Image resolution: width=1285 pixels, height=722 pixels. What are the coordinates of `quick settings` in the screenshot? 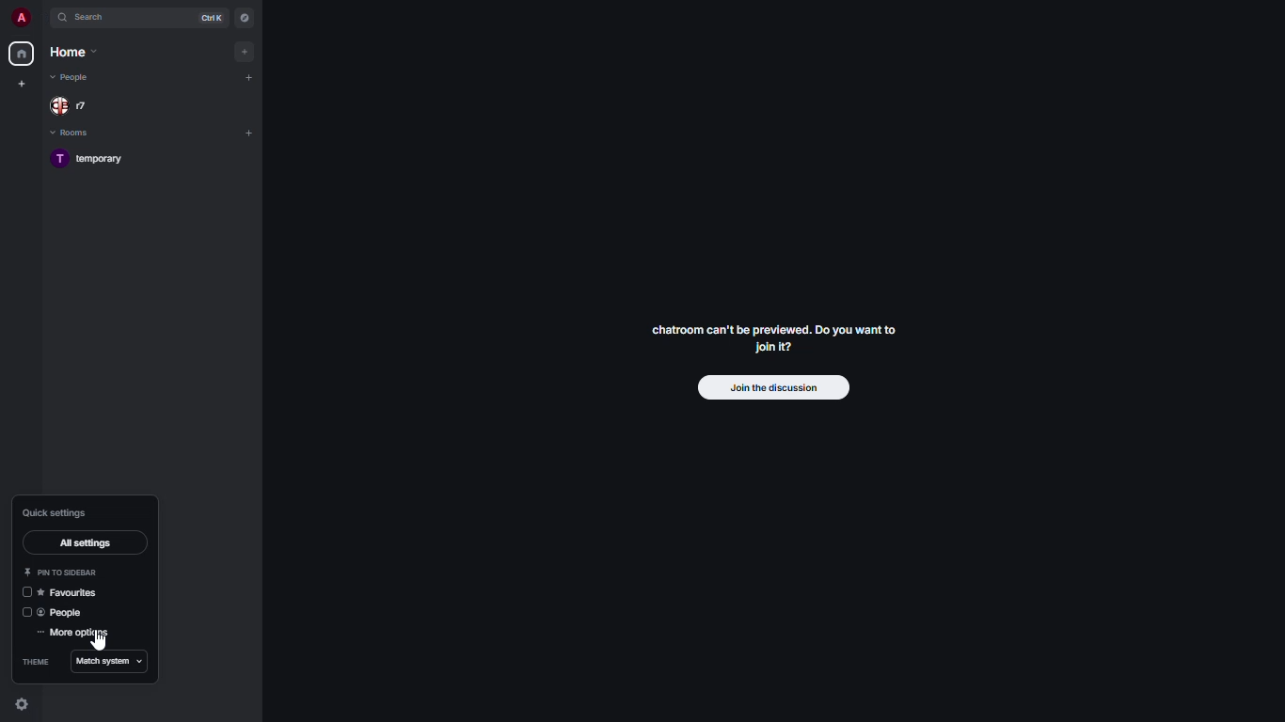 It's located at (55, 511).